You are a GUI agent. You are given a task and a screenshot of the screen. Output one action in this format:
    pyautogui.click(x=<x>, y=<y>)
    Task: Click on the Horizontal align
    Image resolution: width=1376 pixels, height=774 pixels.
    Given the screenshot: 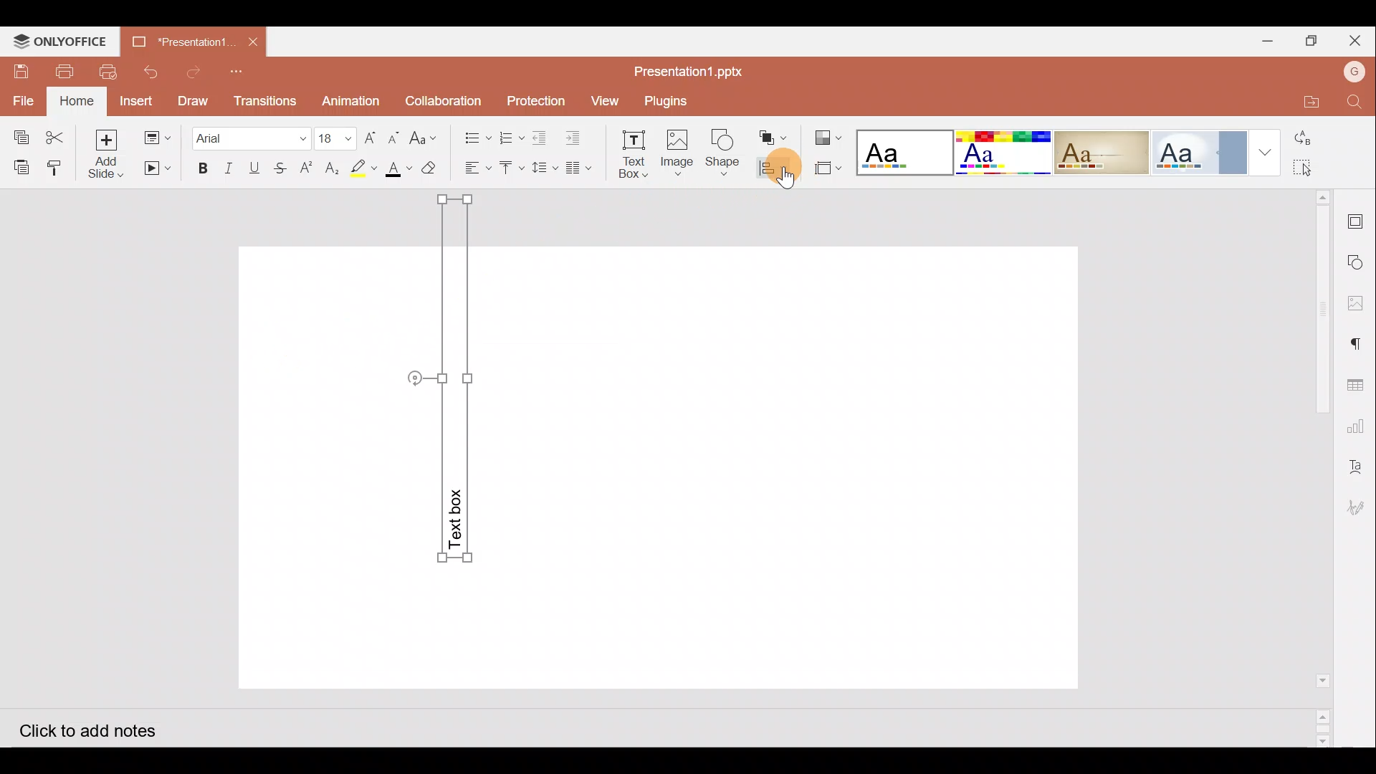 What is the action you would take?
    pyautogui.click(x=476, y=168)
    